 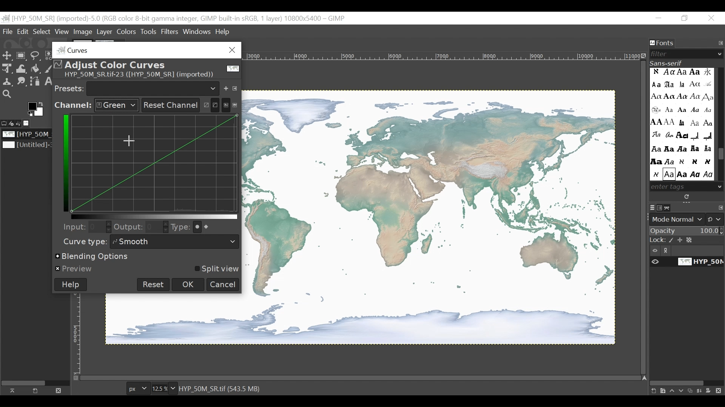 I want to click on Minimize, so click(x=659, y=18).